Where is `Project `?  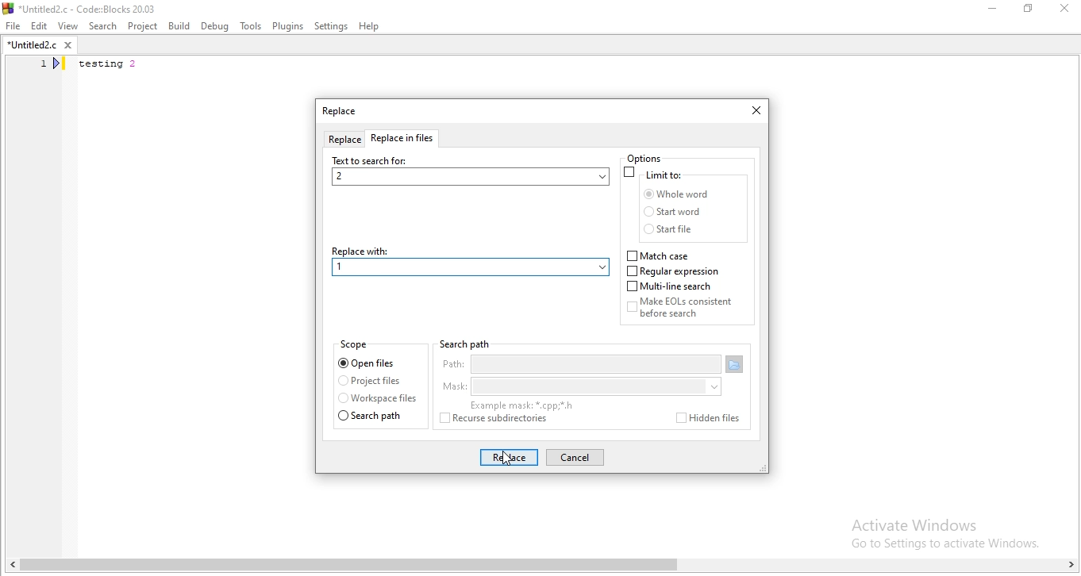 Project  is located at coordinates (144, 25).